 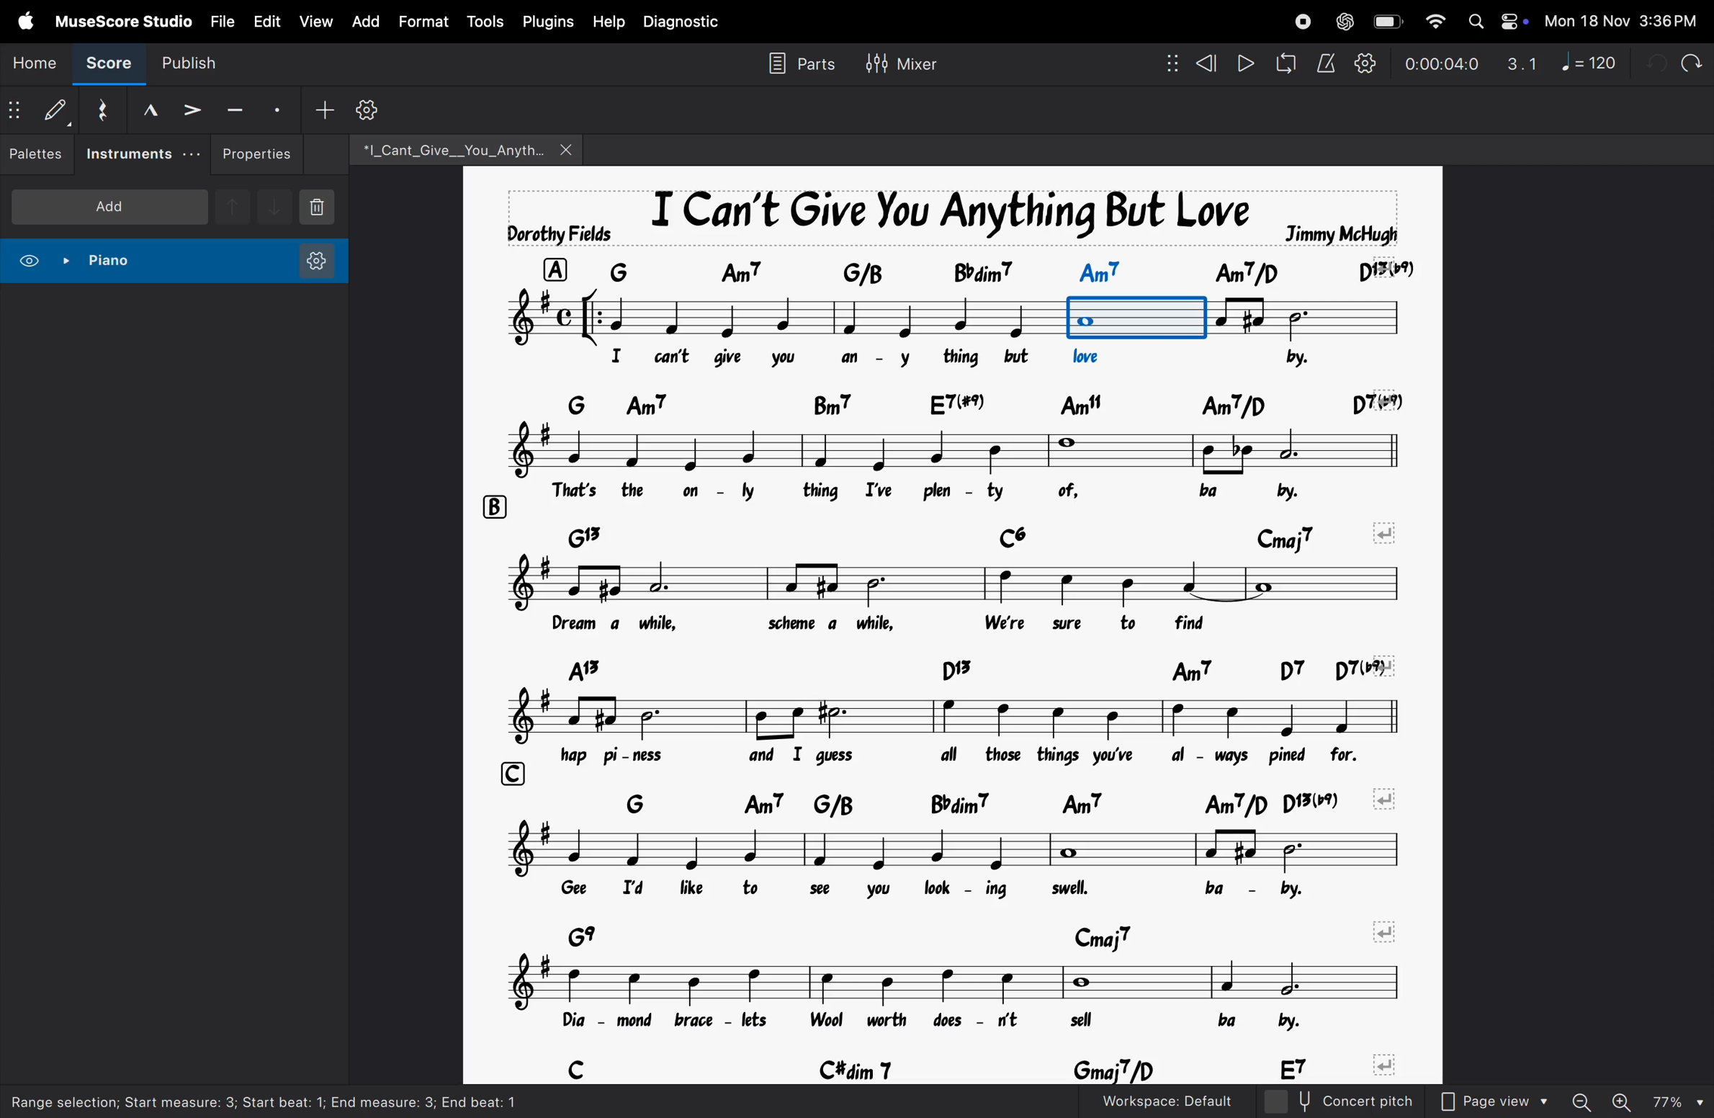 What do you see at coordinates (1436, 64) in the screenshot?
I see `time frame` at bounding box center [1436, 64].